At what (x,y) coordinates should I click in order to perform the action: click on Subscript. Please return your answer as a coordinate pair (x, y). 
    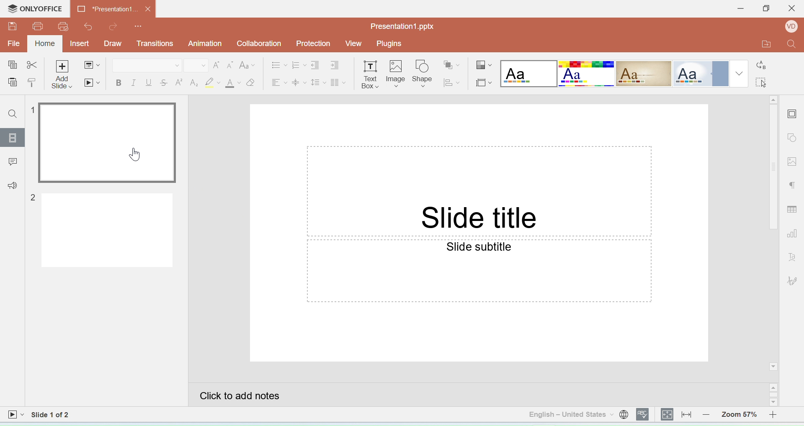
    Looking at the image, I should click on (194, 83).